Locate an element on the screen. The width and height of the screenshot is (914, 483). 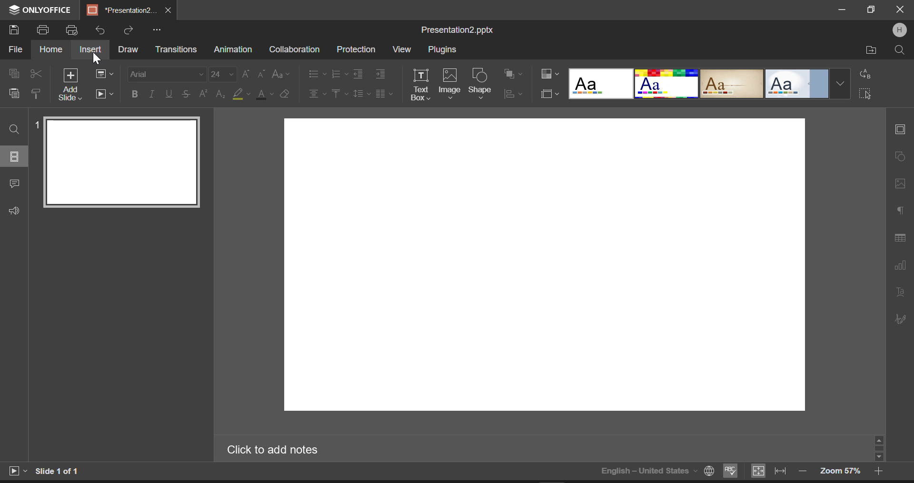
Plugins is located at coordinates (442, 50).